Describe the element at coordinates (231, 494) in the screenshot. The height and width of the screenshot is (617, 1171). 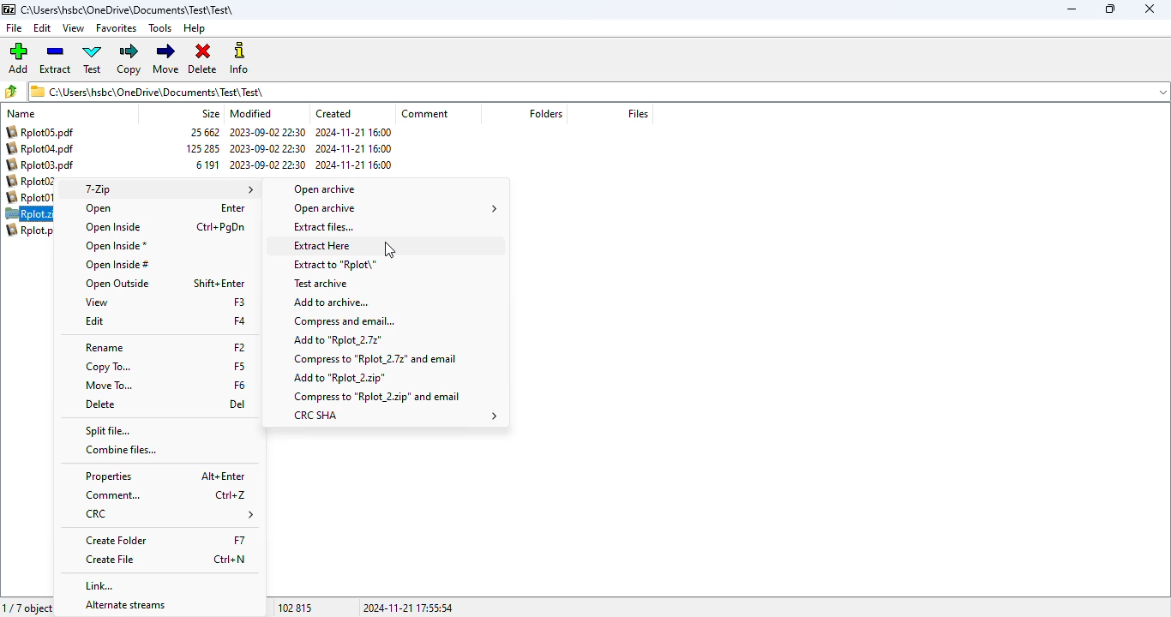
I see `Ctrl+Z` at that location.